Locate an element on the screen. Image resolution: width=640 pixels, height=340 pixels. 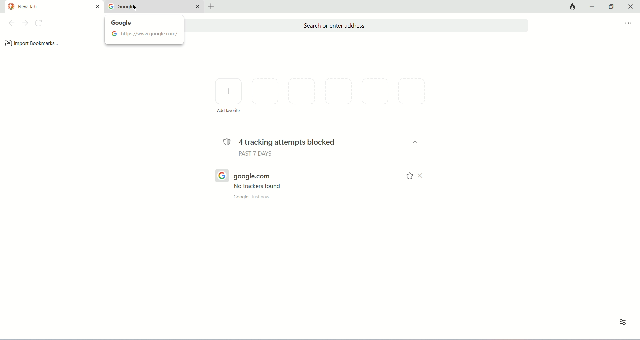
close  is located at coordinates (198, 7).